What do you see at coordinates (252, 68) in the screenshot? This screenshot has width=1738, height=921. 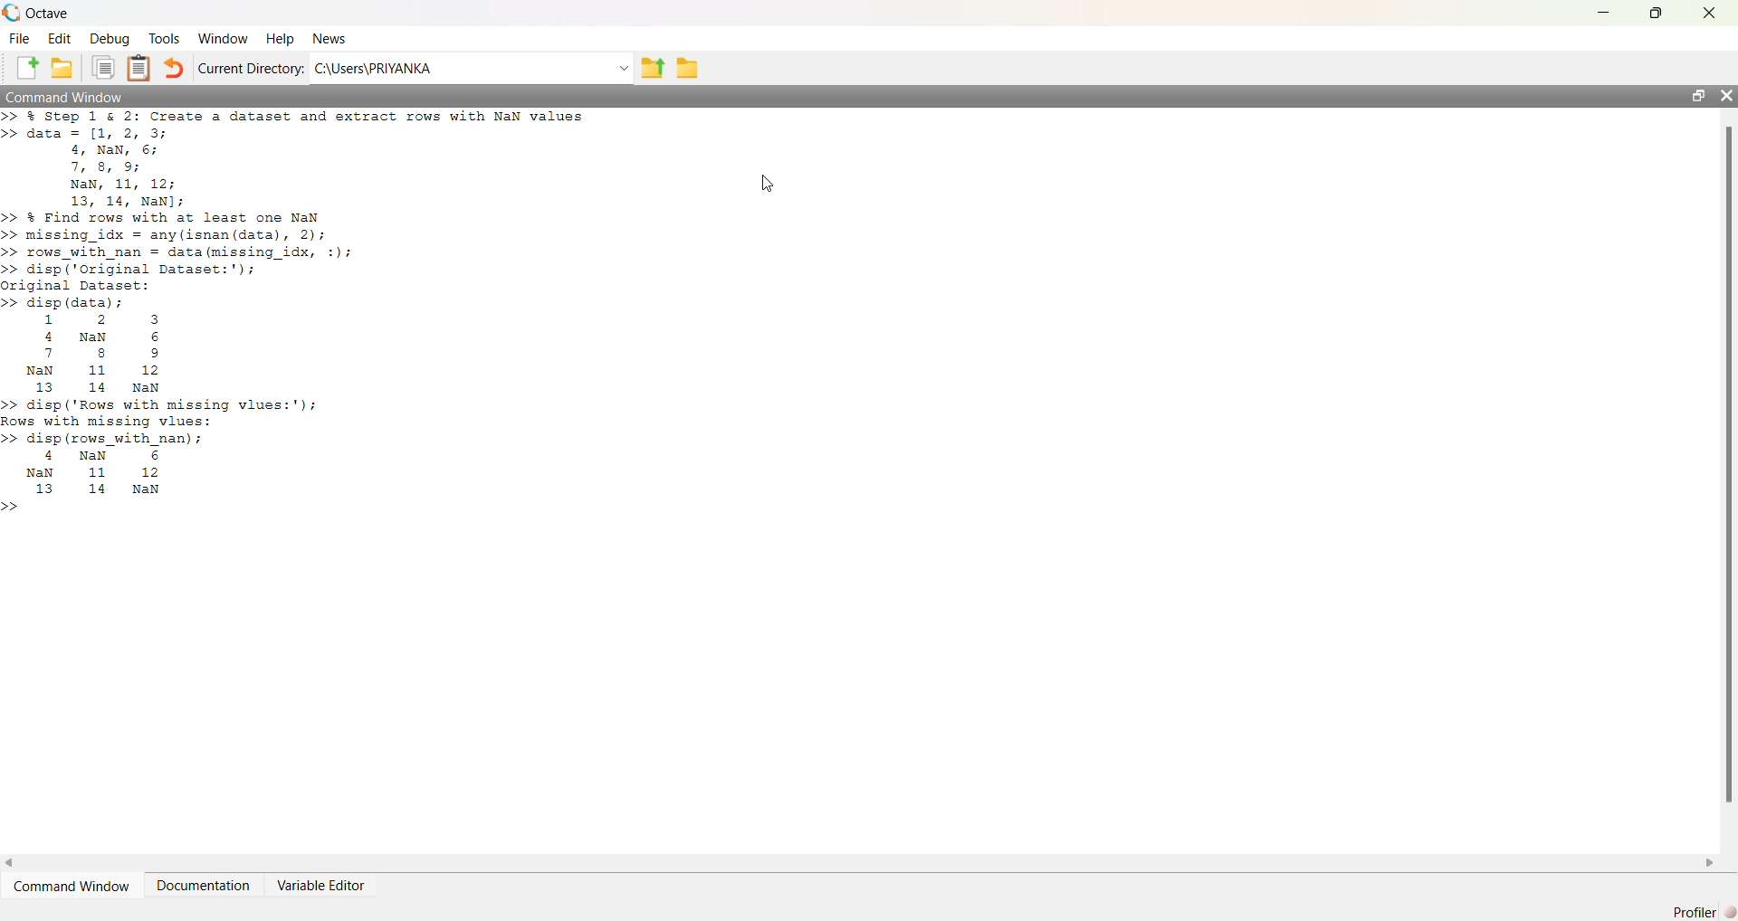 I see `Current Directory:` at bounding box center [252, 68].